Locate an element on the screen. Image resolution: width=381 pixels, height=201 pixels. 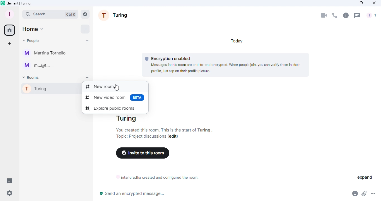
Topic is located at coordinates (140, 137).